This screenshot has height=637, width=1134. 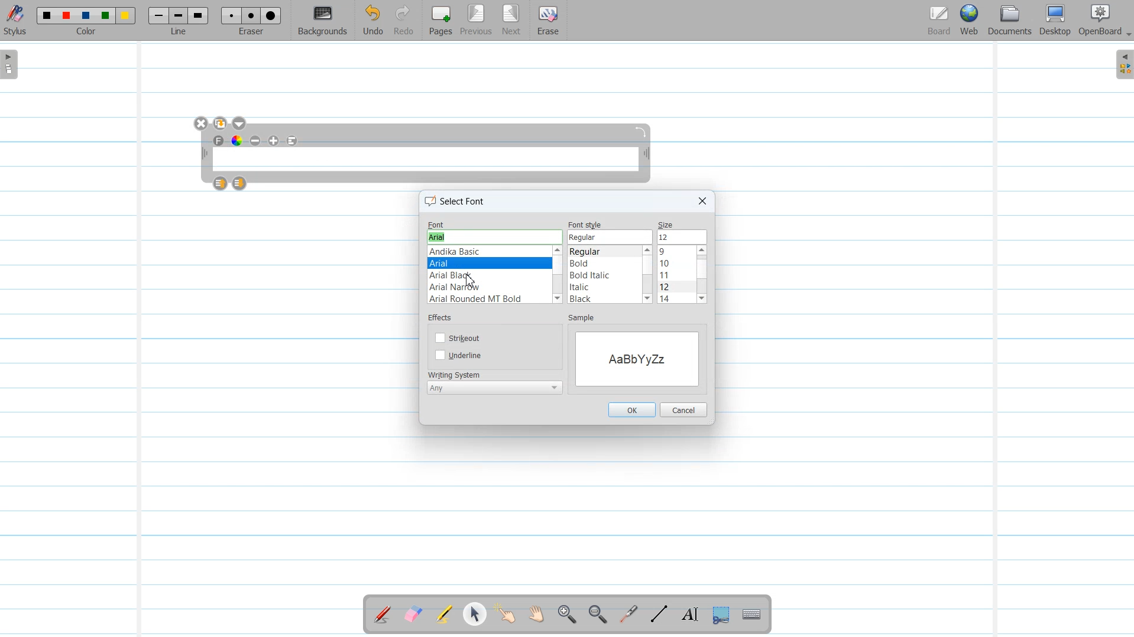 I want to click on Scroll Page, so click(x=536, y=615).